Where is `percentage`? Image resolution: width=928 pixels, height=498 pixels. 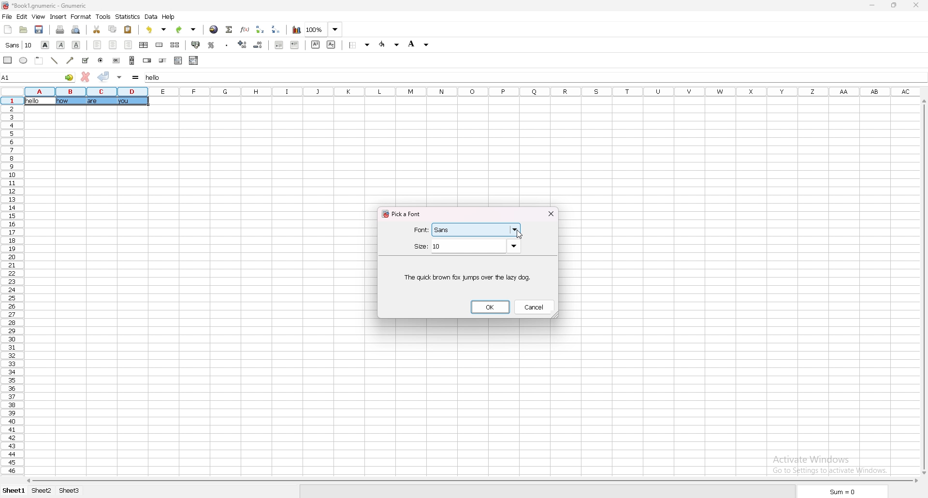
percentage is located at coordinates (212, 44).